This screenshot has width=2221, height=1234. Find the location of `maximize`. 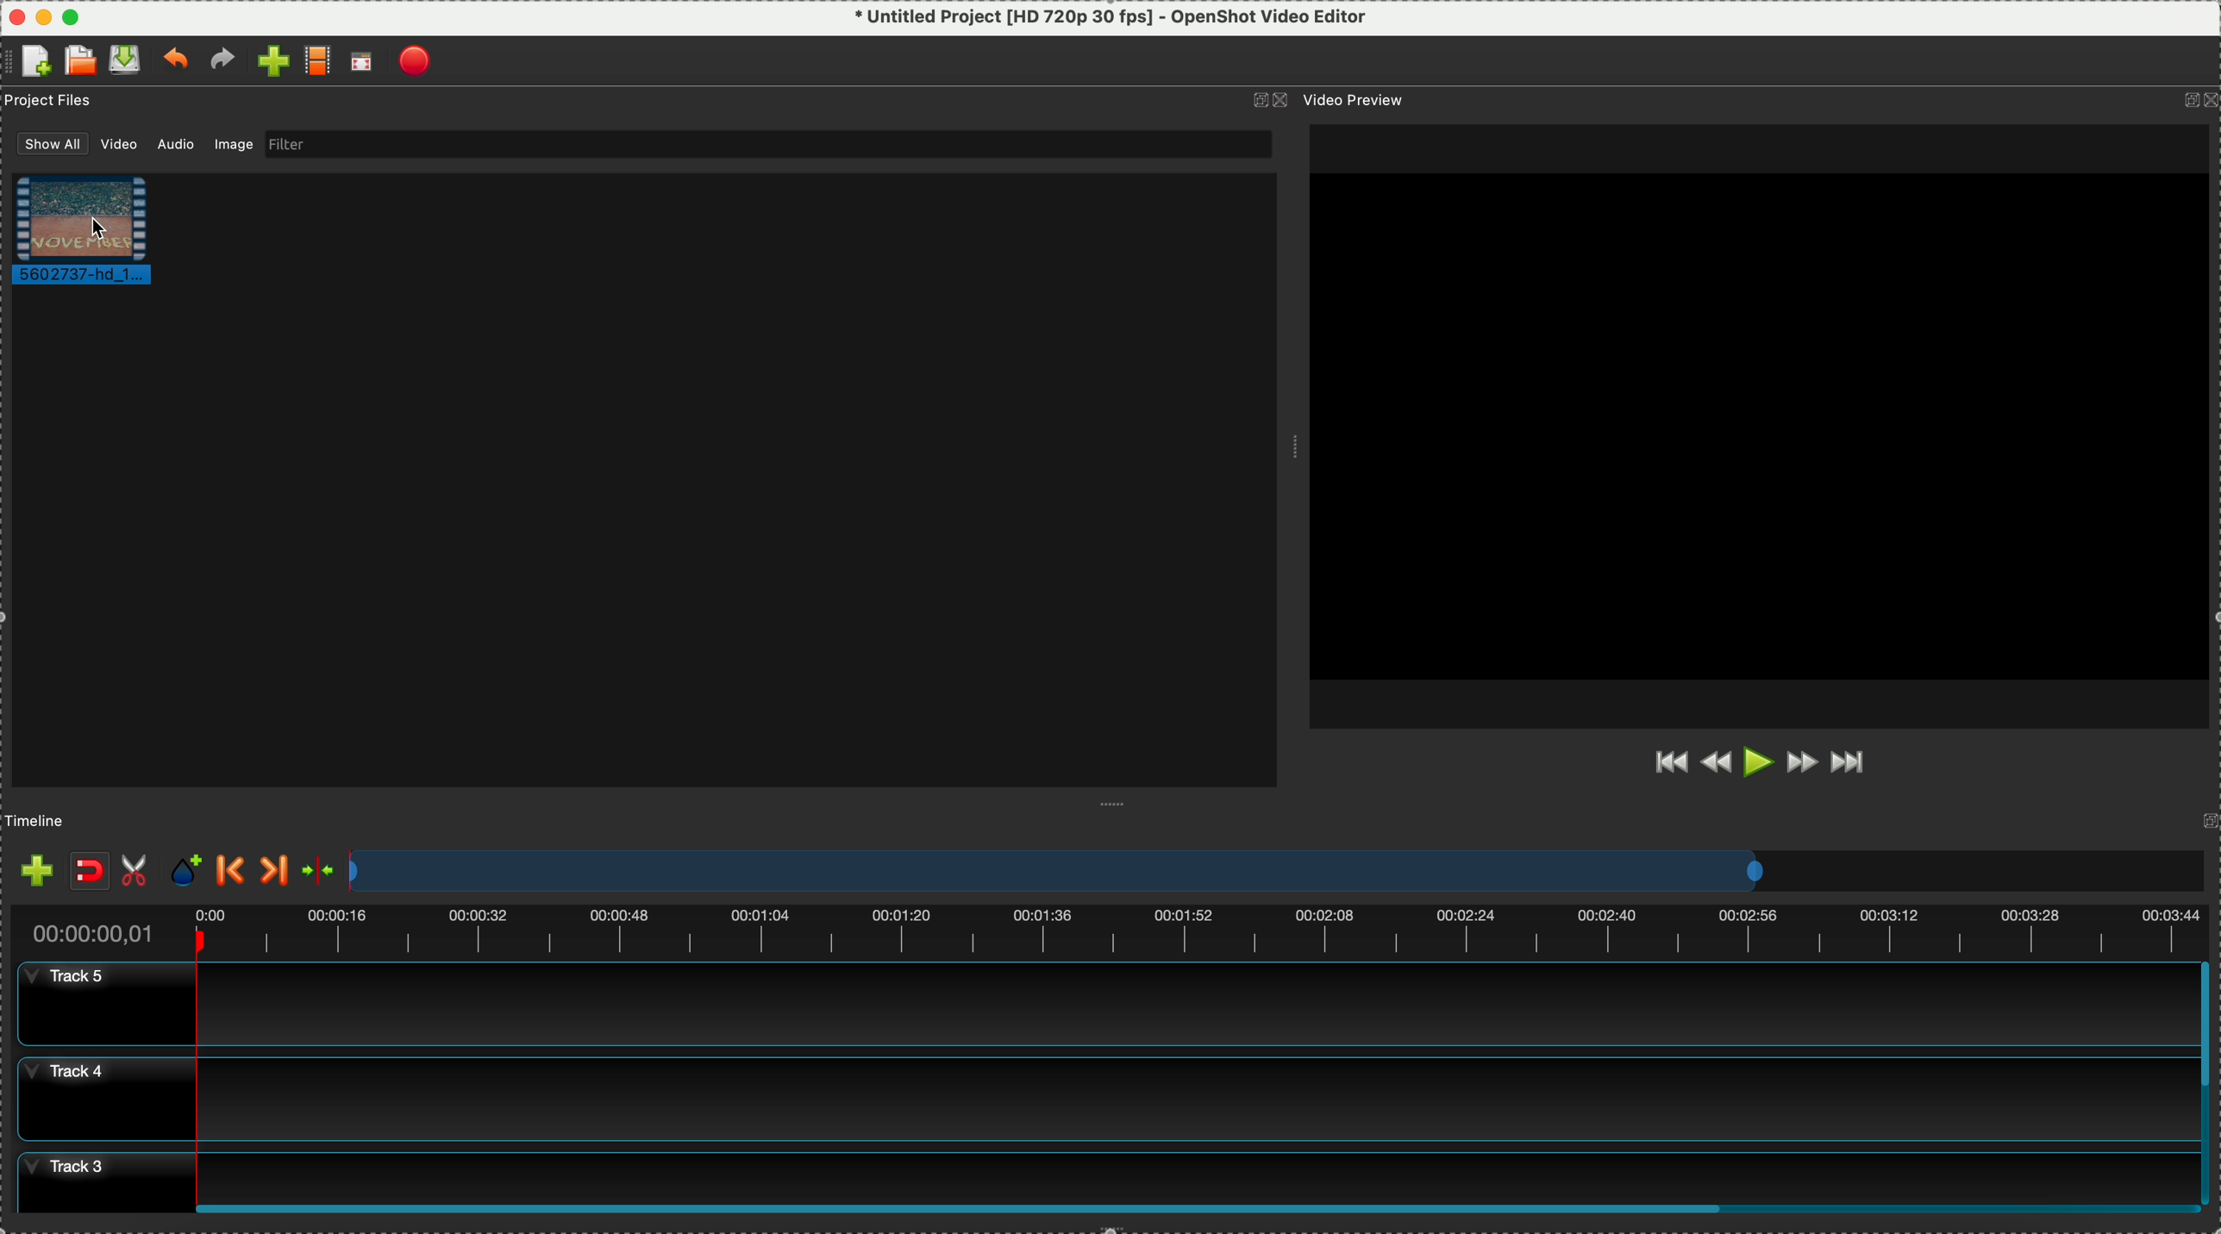

maximize is located at coordinates (70, 15).